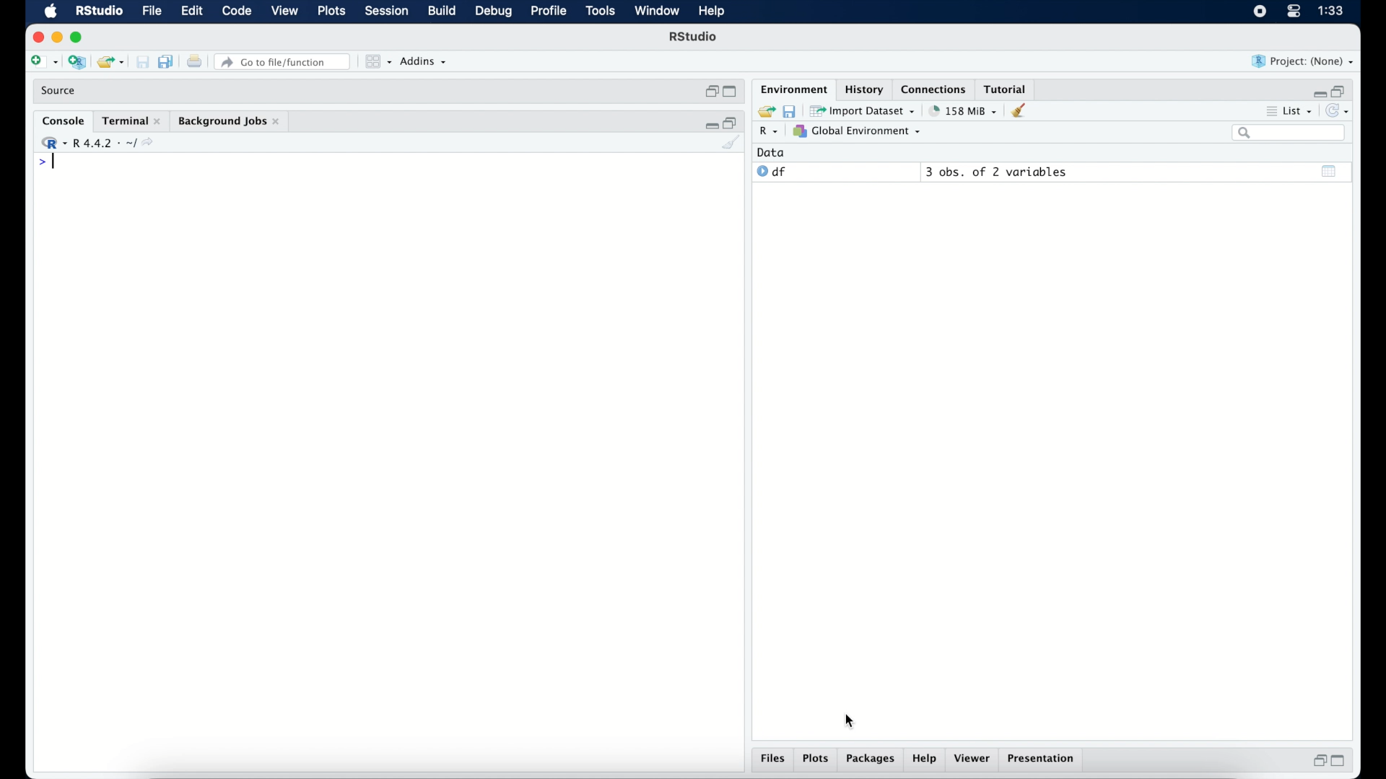 This screenshot has height=779, width=1386. I want to click on files, so click(771, 758).